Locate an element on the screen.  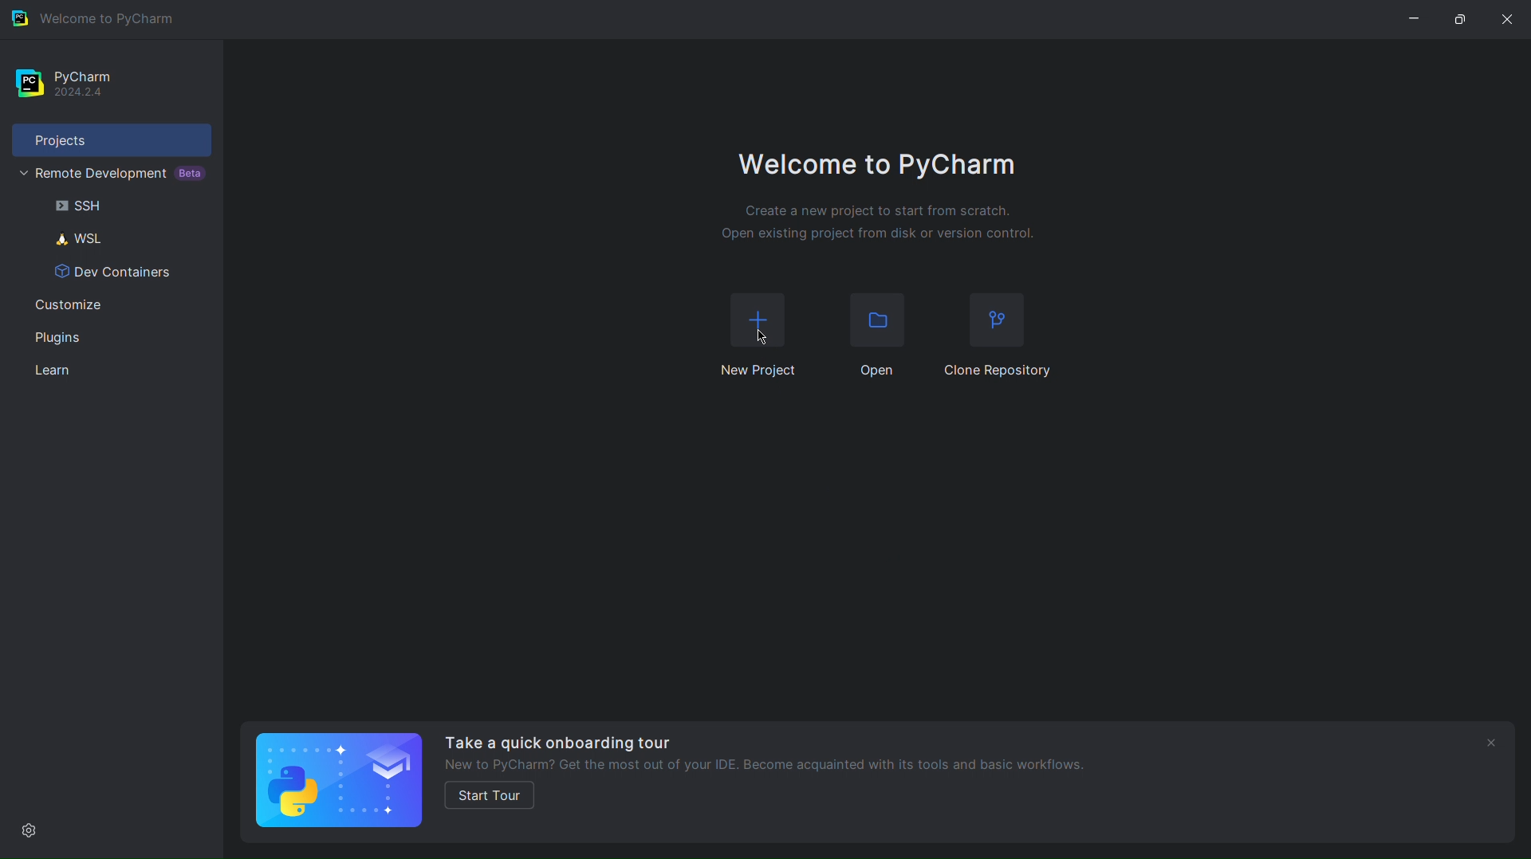
WSL is located at coordinates (110, 243).